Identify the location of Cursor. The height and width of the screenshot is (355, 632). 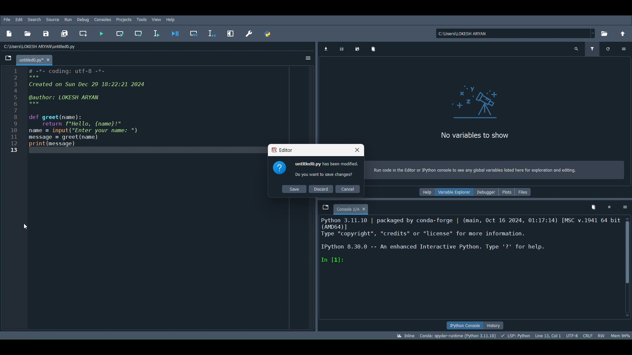
(27, 227).